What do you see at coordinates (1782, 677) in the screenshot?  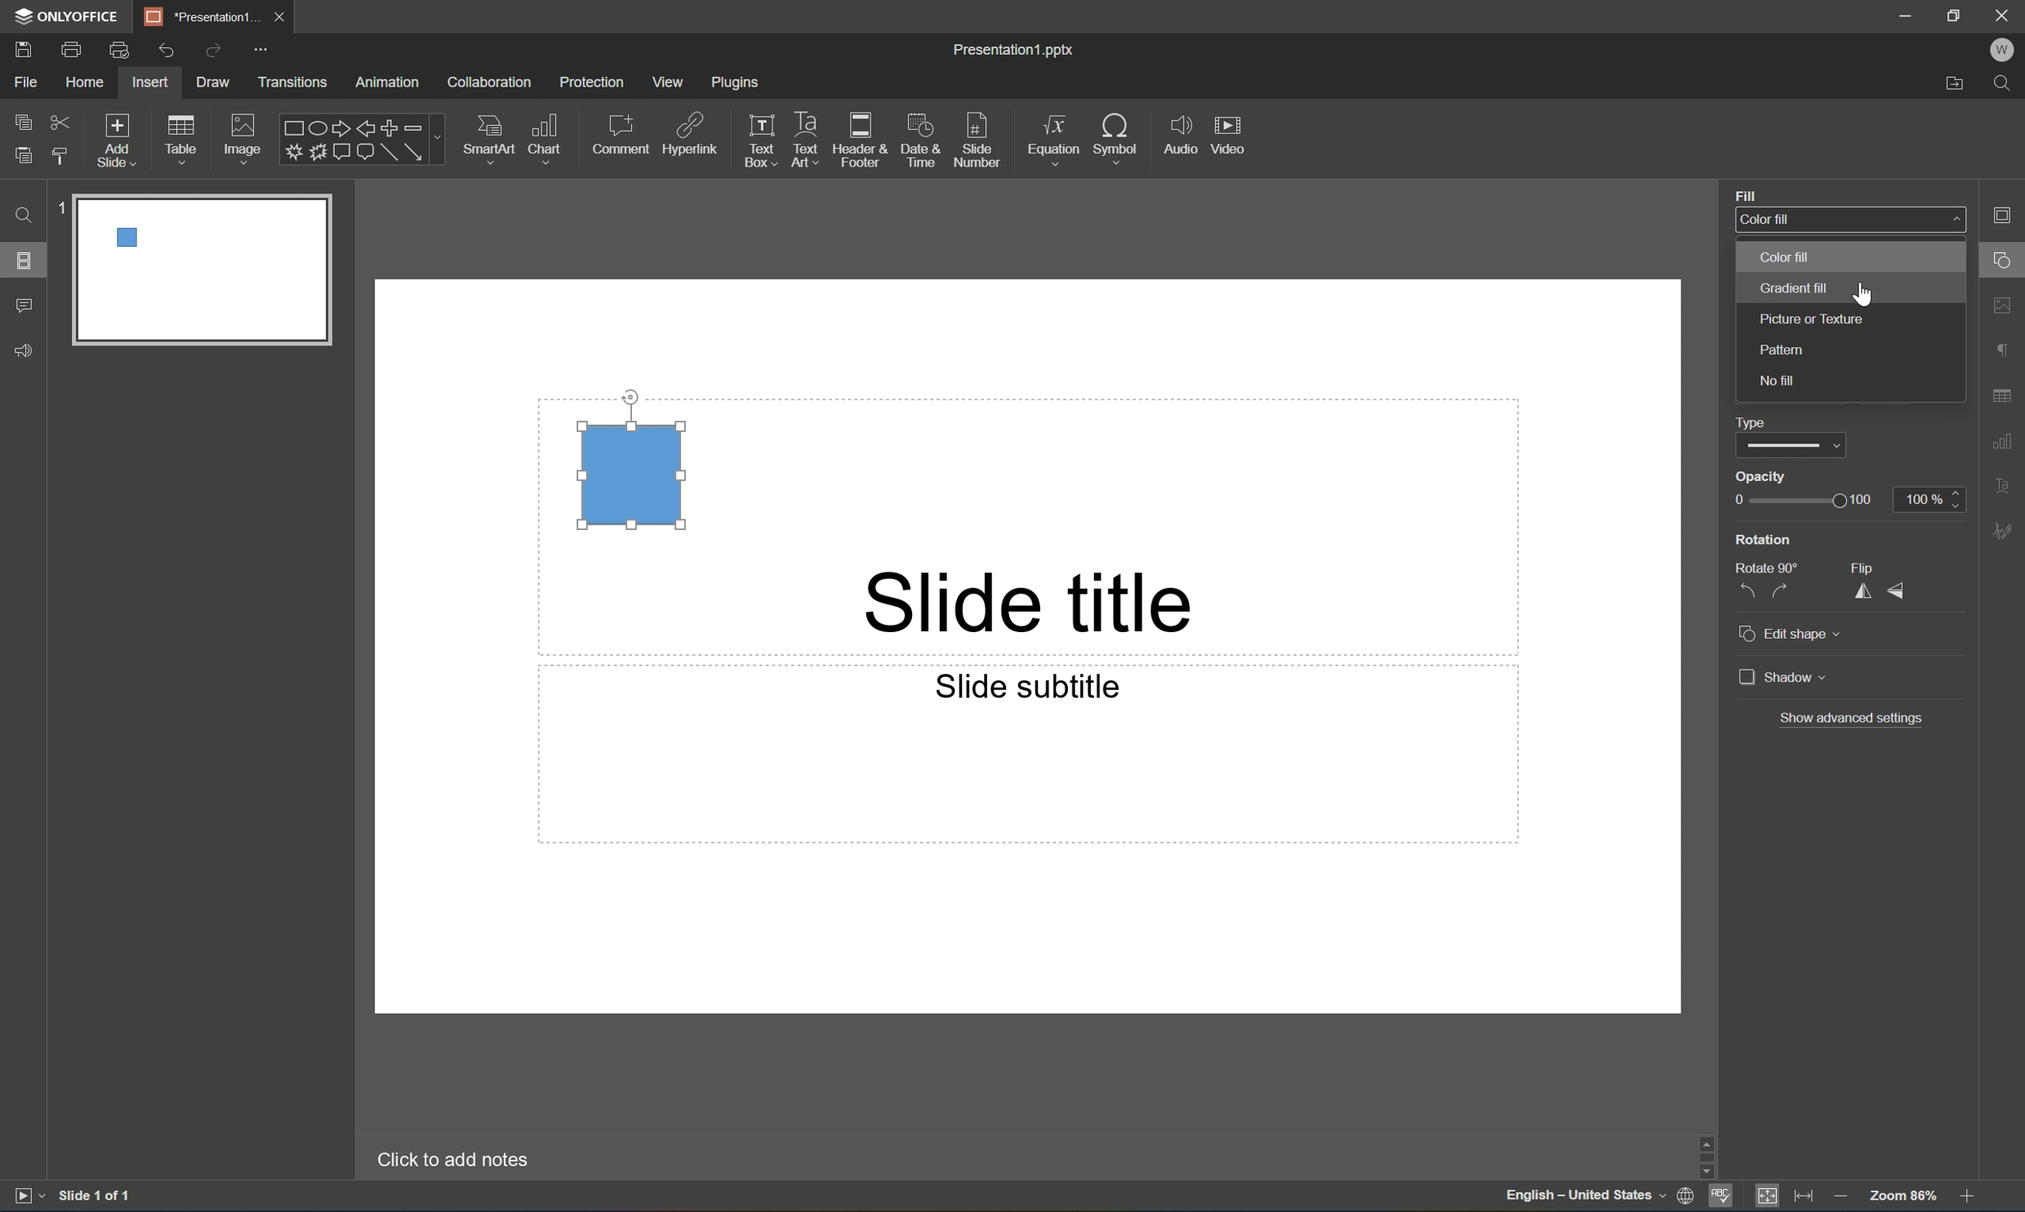 I see `Shadow` at bounding box center [1782, 677].